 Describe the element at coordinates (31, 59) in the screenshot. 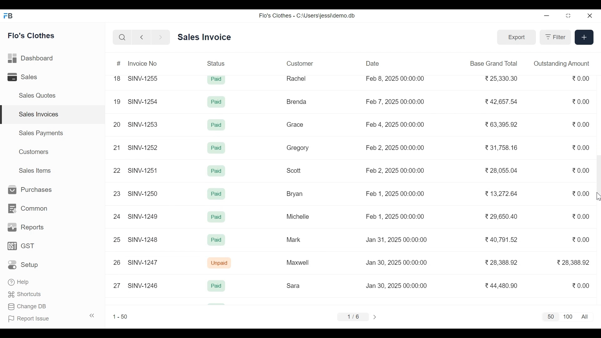

I see `Dashboard` at that location.